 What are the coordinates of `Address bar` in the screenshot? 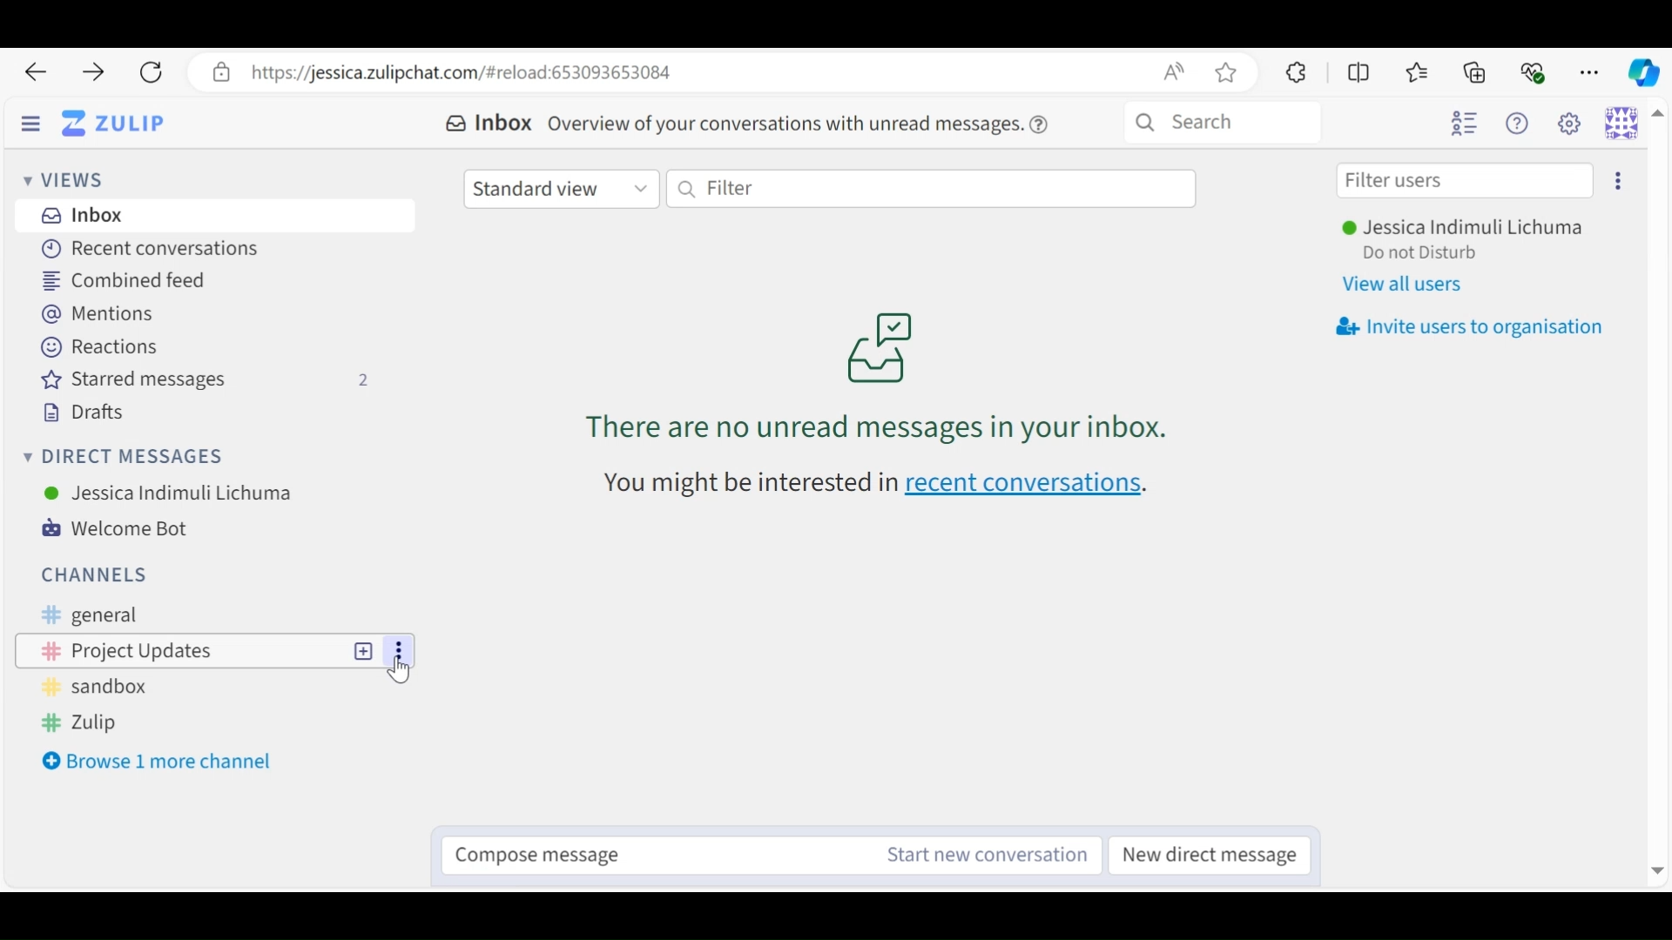 It's located at (723, 72).